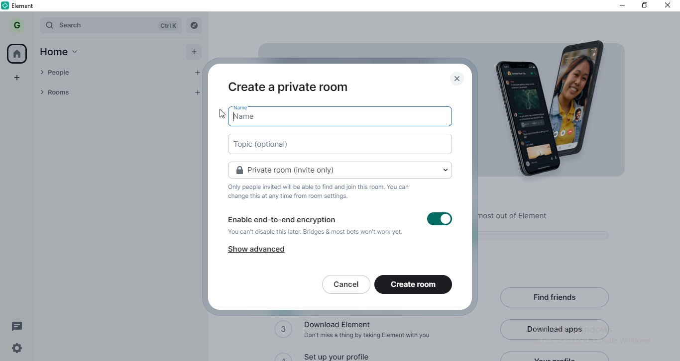 Image resolution: width=680 pixels, height=361 pixels. I want to click on home, so click(64, 53).